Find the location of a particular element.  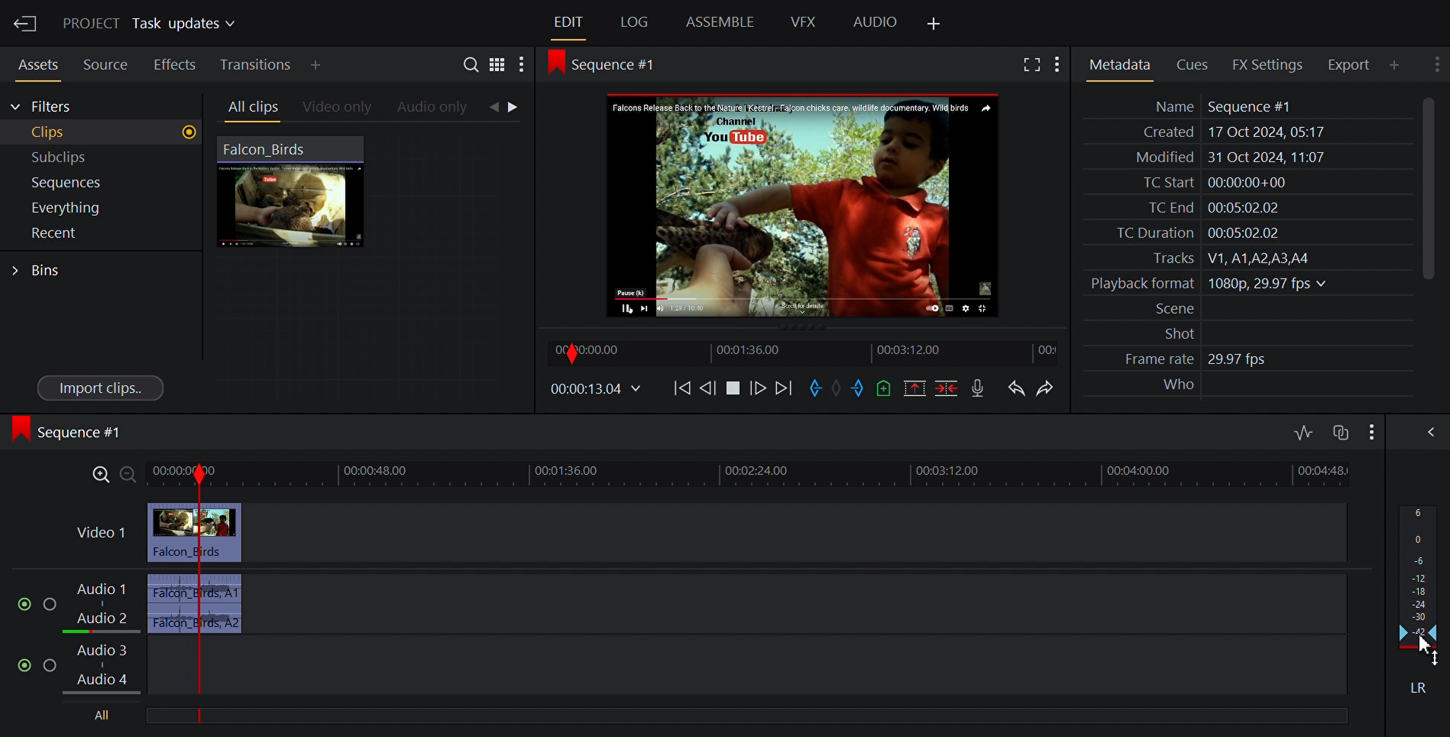

Export is located at coordinates (1347, 65).